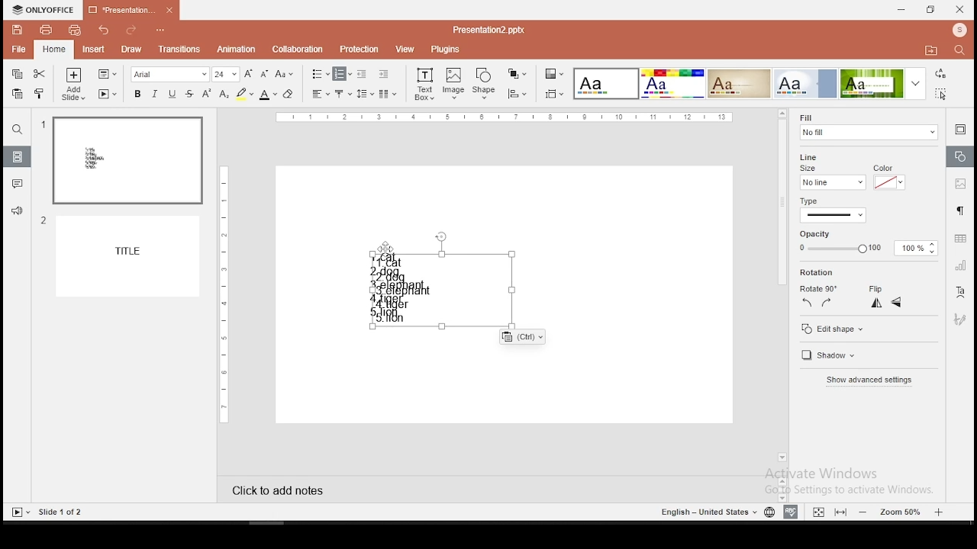  What do you see at coordinates (805, 83) in the screenshot?
I see `theme` at bounding box center [805, 83].